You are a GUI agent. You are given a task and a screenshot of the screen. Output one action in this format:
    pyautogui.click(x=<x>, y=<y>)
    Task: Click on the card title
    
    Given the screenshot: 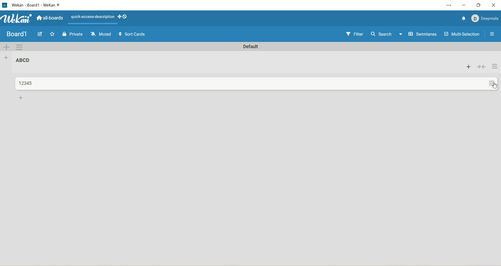 What is the action you would take?
    pyautogui.click(x=26, y=83)
    